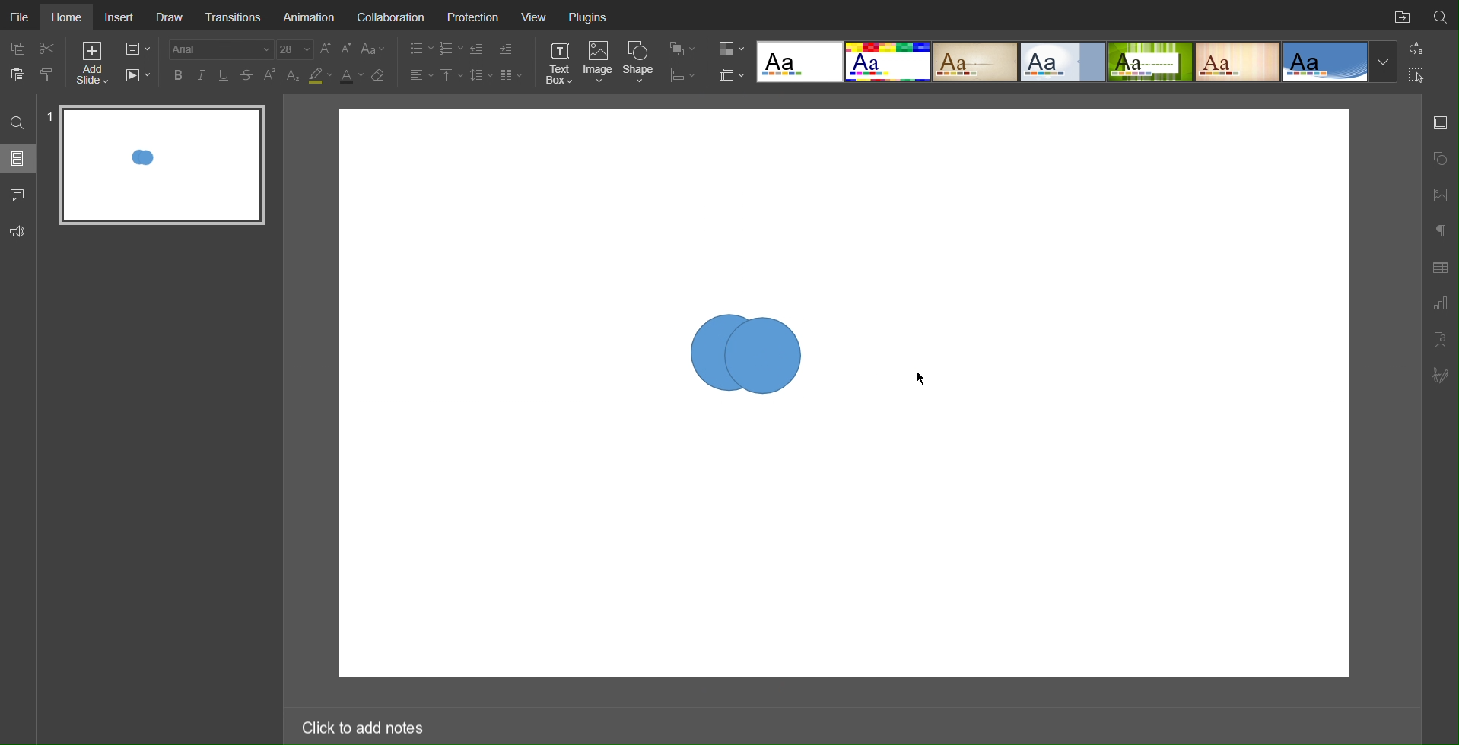 This screenshot has height=745, width=1459. What do you see at coordinates (1440, 304) in the screenshot?
I see `Paragraph Settings` at bounding box center [1440, 304].